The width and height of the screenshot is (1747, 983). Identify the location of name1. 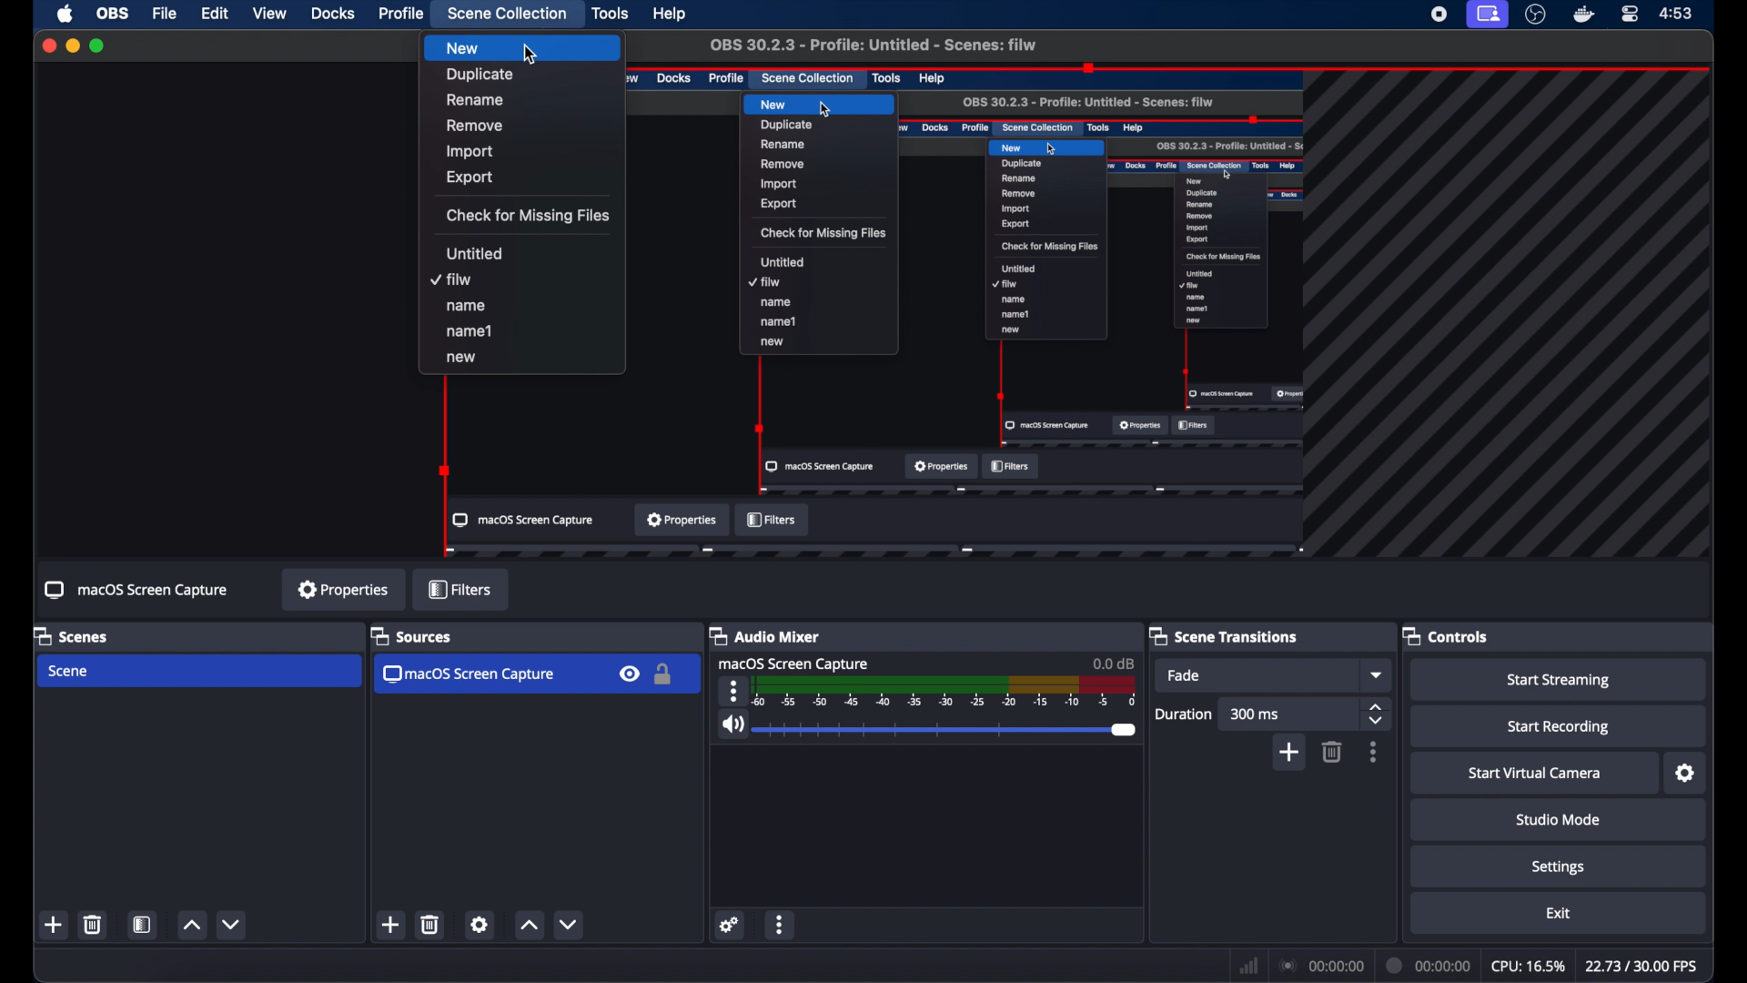
(470, 331).